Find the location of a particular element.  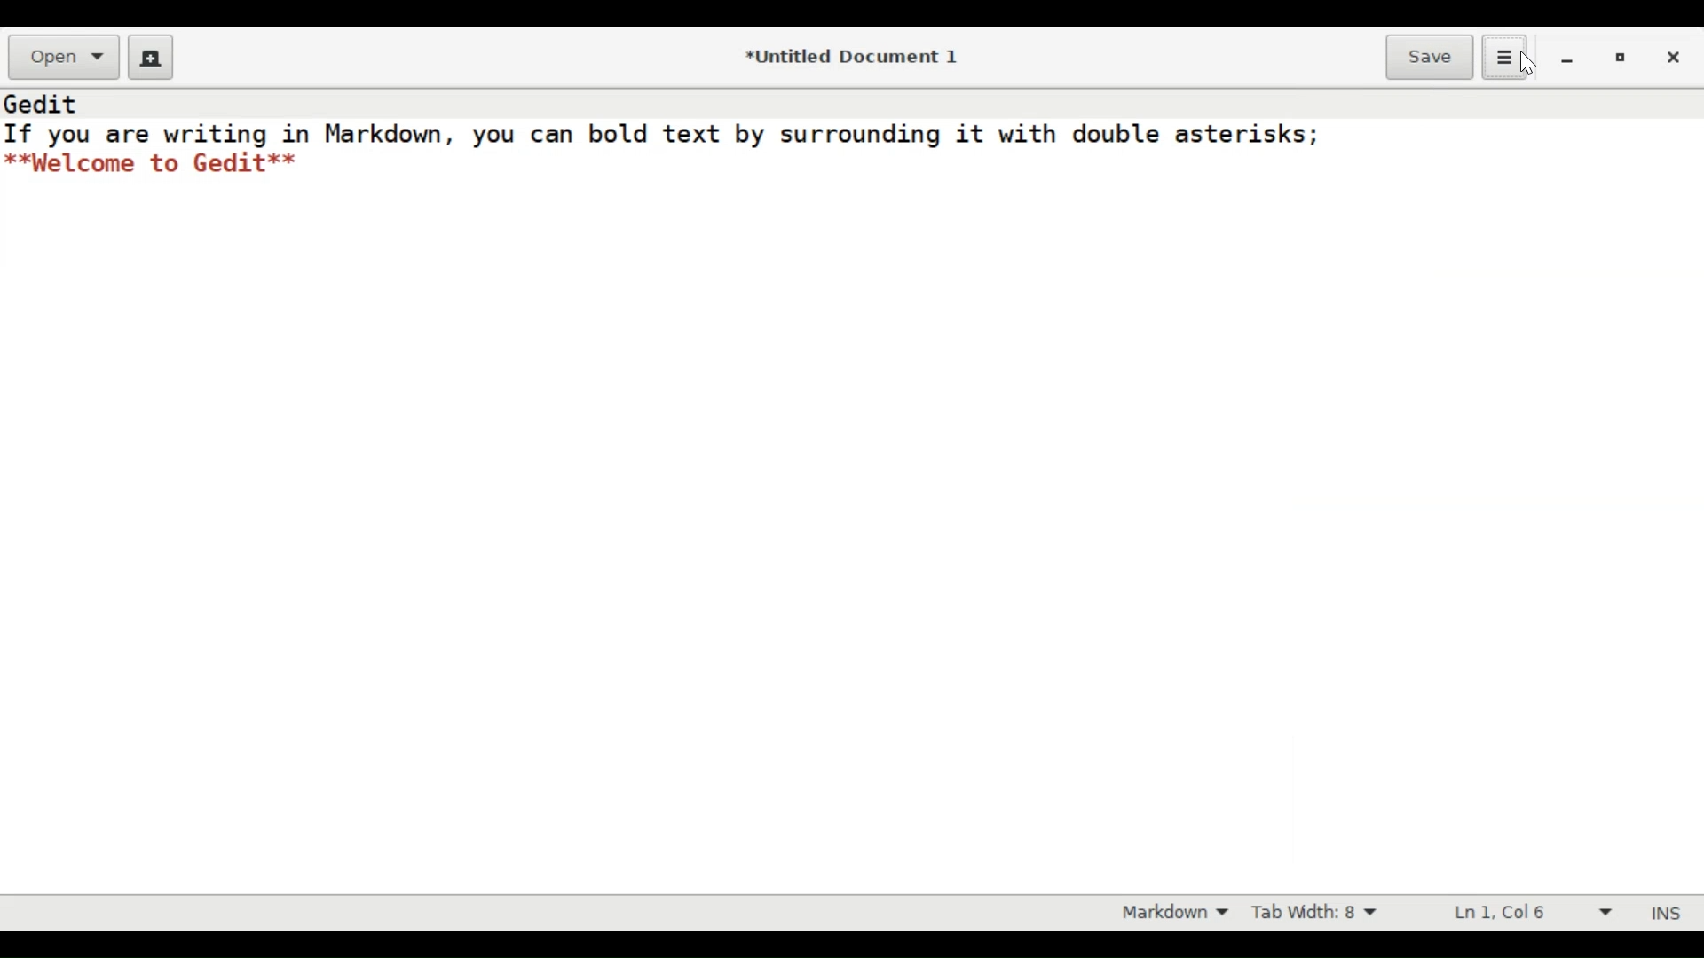

close is located at coordinates (1675, 60).